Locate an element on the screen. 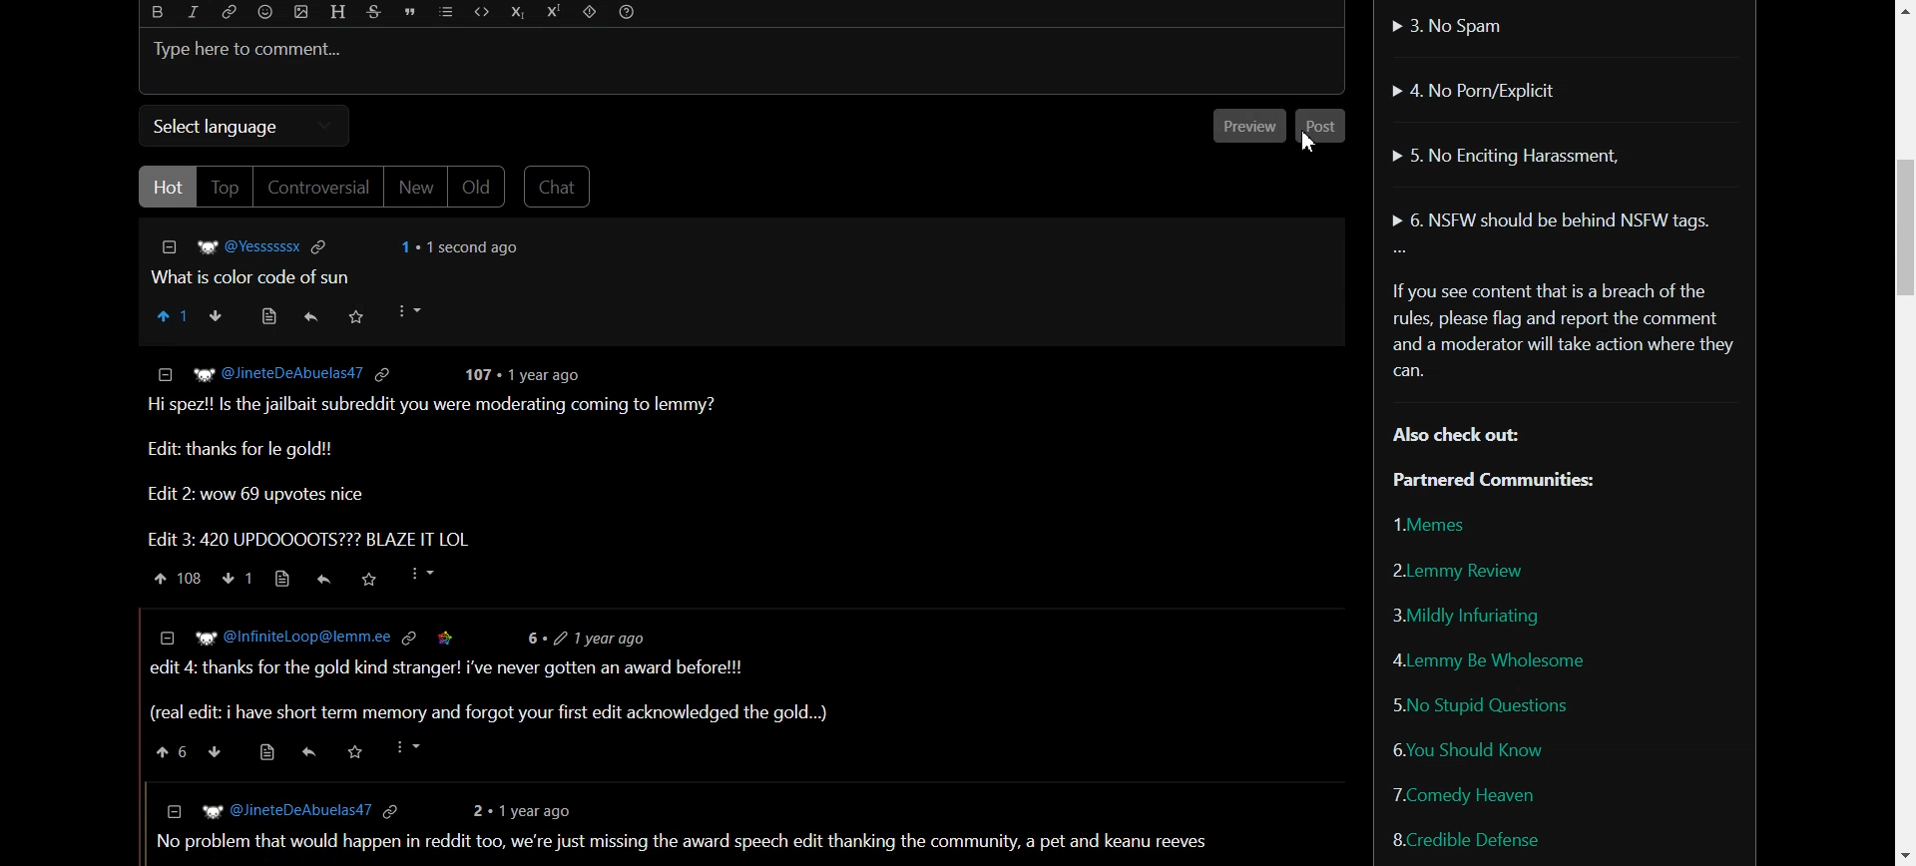 This screenshot has height=866, width=1916. New is located at coordinates (415, 187).